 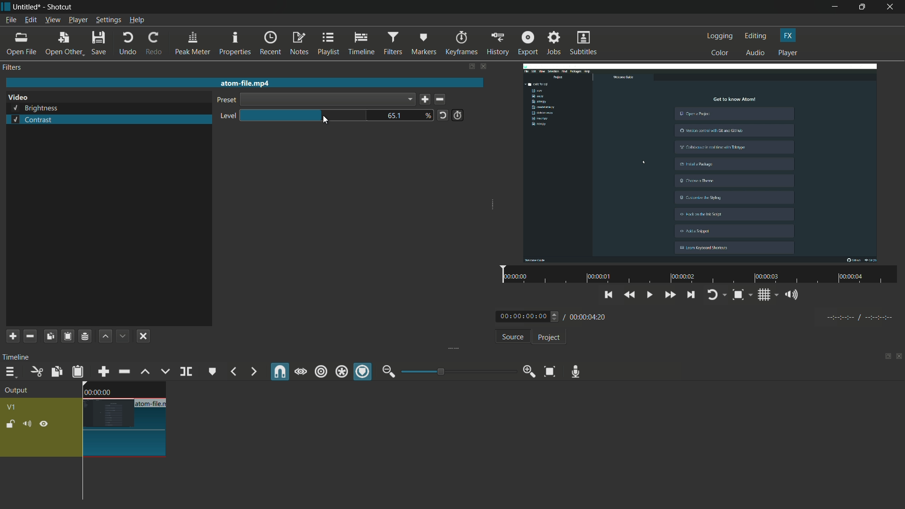 What do you see at coordinates (455, 371) in the screenshot?
I see `zoom bar` at bounding box center [455, 371].